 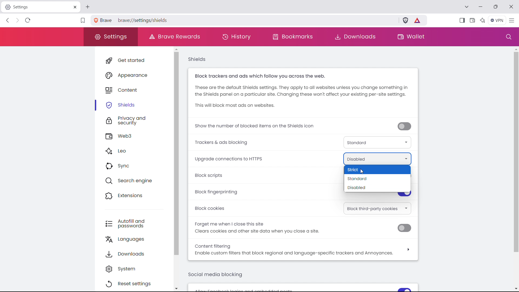 I want to click on scroll down, so click(x=515, y=287).